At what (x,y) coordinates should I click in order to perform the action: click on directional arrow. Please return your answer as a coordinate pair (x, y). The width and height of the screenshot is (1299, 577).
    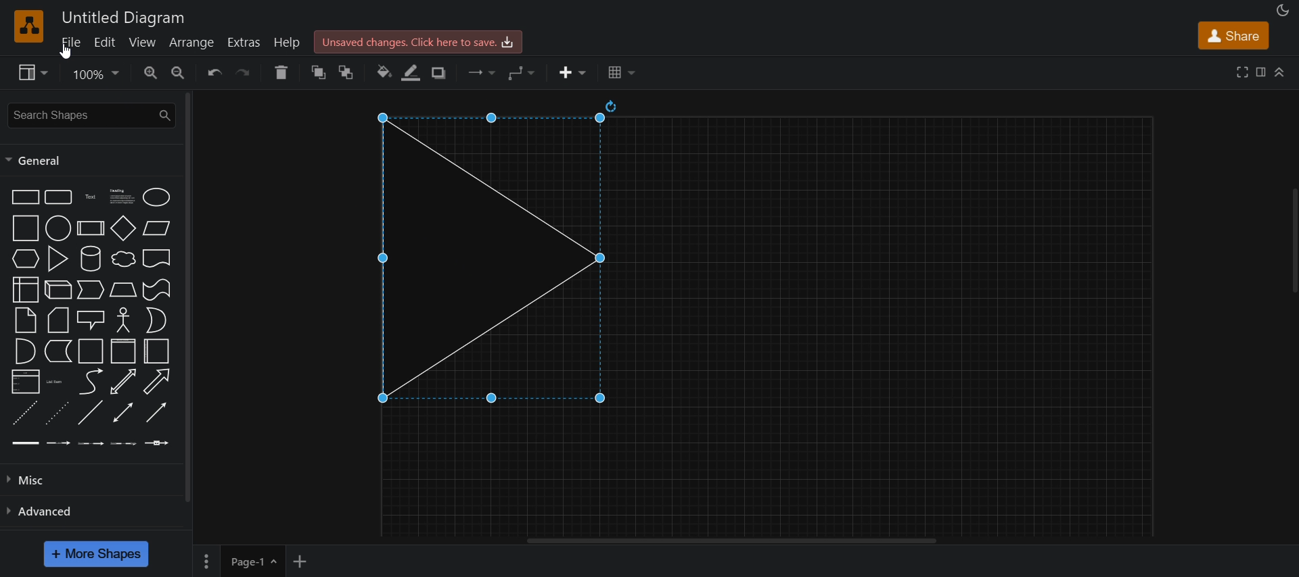
    Looking at the image, I should click on (156, 382).